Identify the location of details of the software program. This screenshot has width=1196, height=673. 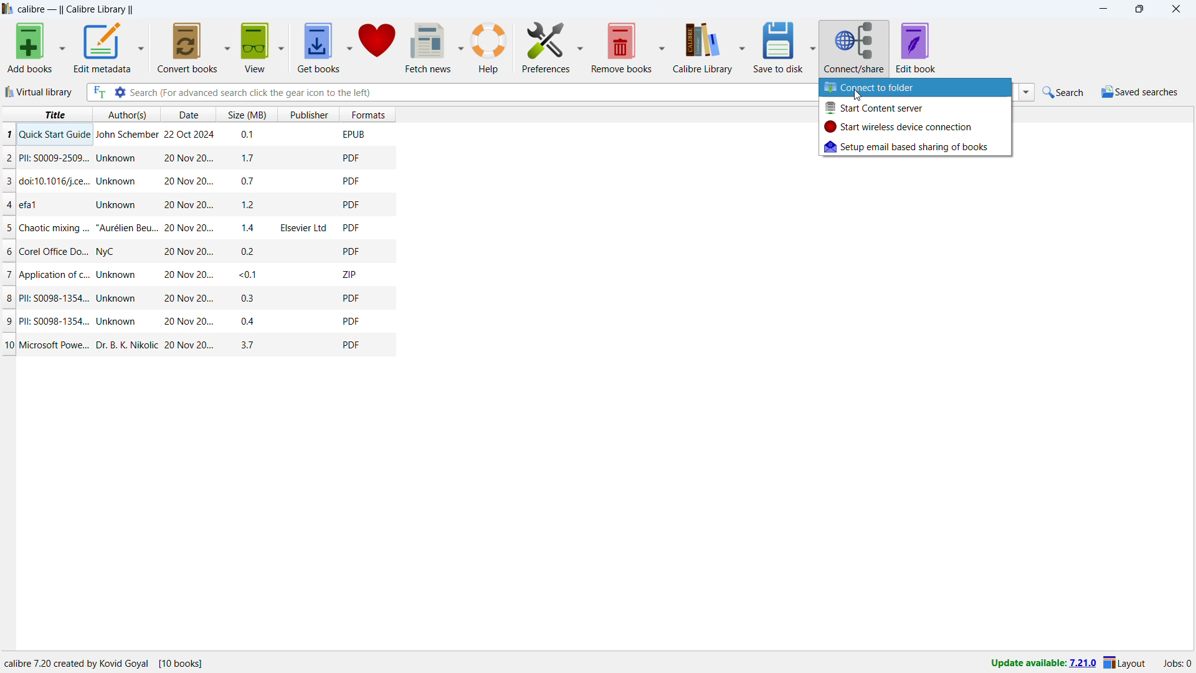
(156, 660).